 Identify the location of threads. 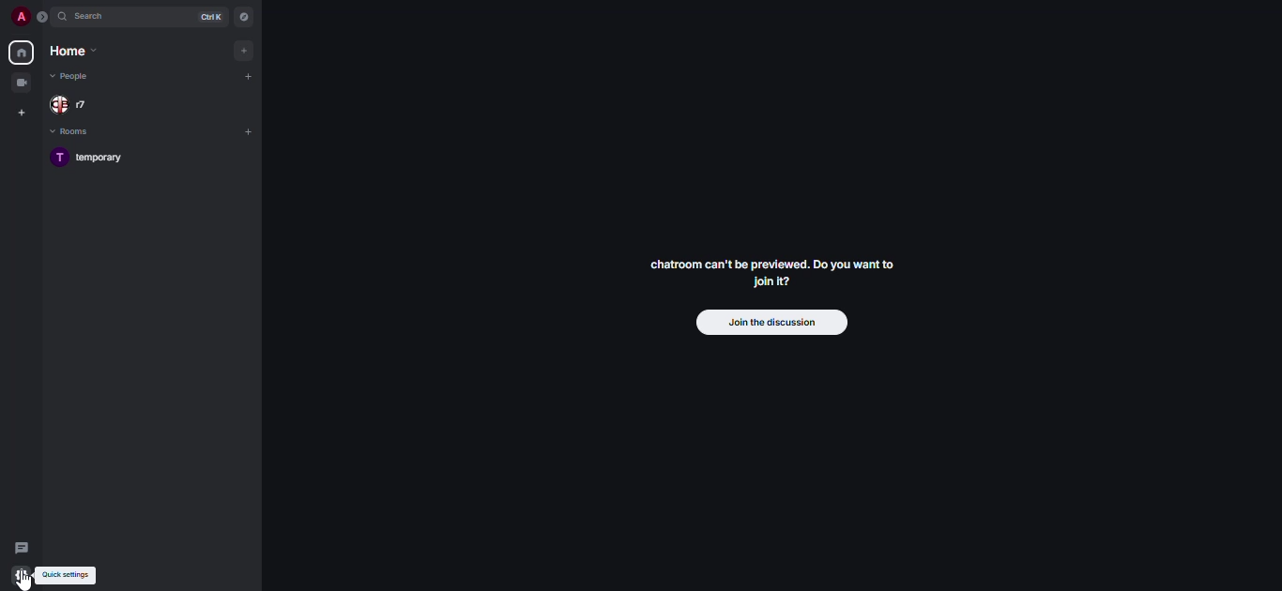
(23, 547).